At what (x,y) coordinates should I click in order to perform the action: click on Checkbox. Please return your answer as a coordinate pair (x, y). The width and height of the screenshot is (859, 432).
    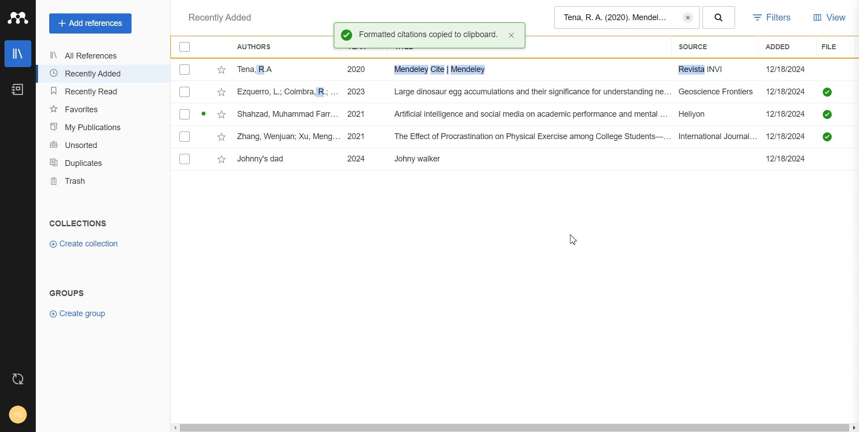
    Looking at the image, I should click on (185, 47).